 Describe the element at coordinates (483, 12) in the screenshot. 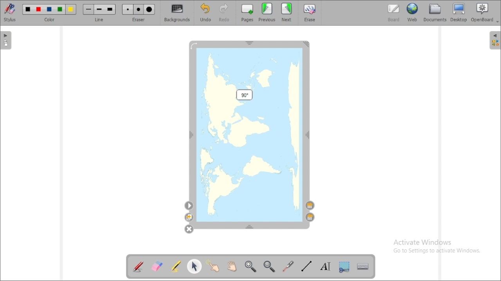

I see `openboard` at that location.